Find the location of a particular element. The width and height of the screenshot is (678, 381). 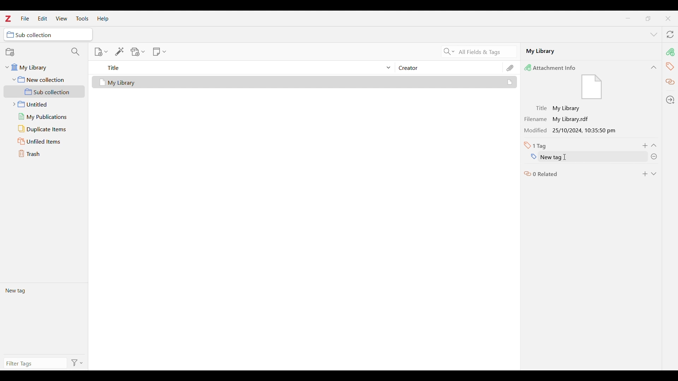

Filter collections is located at coordinates (76, 52).